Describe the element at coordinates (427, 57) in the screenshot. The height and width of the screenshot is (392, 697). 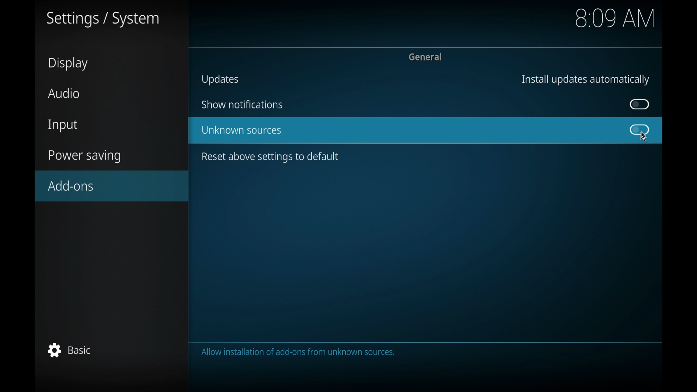
I see `general` at that location.